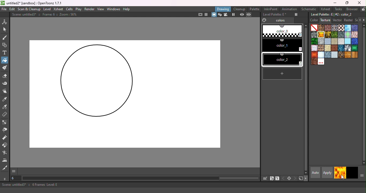 This screenshot has width=366, height=193. I want to click on Windows, so click(114, 9).